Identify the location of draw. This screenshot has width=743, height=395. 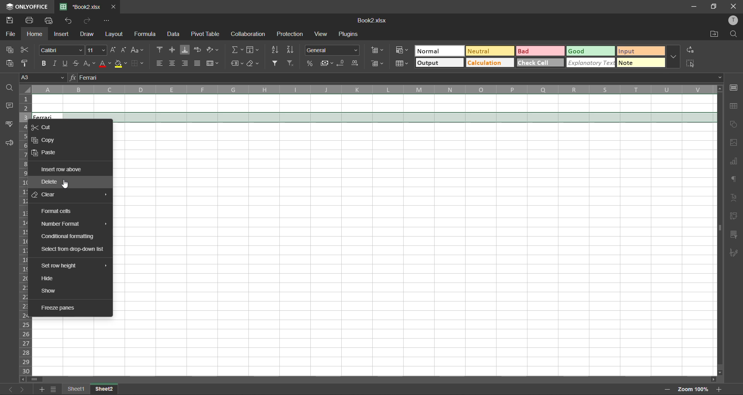
(87, 33).